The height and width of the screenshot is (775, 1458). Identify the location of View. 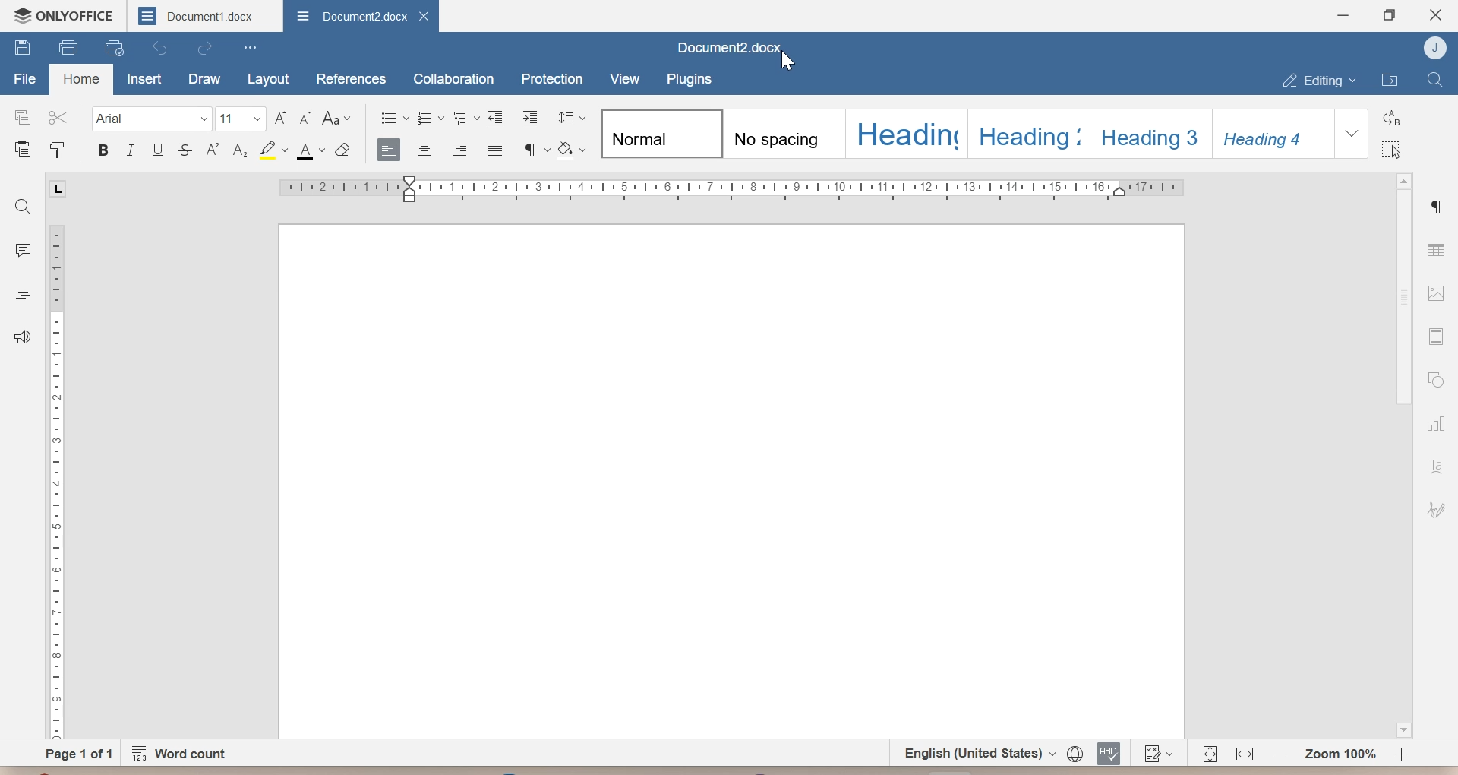
(623, 77).